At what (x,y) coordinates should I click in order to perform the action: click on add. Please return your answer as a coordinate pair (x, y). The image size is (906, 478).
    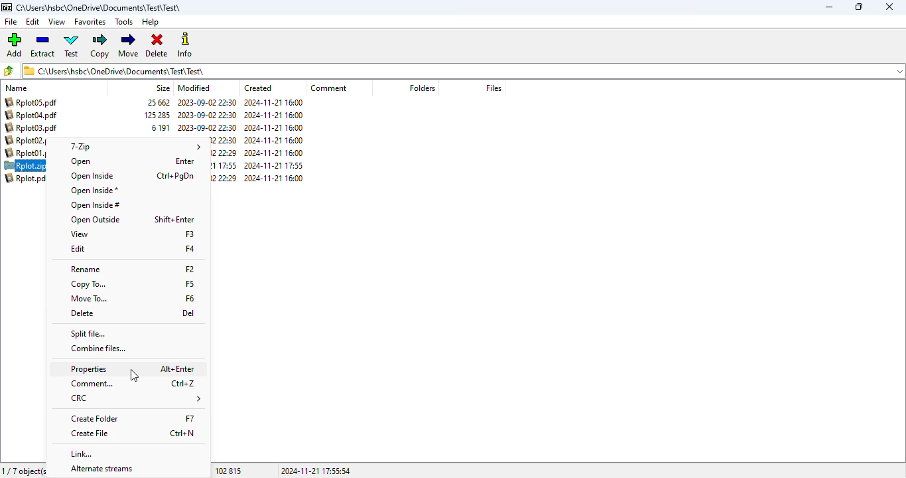
    Looking at the image, I should click on (15, 44).